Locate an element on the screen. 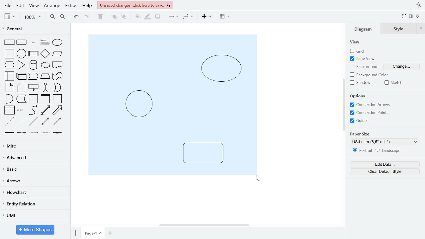 The width and height of the screenshot is (425, 239). extras is located at coordinates (72, 6).